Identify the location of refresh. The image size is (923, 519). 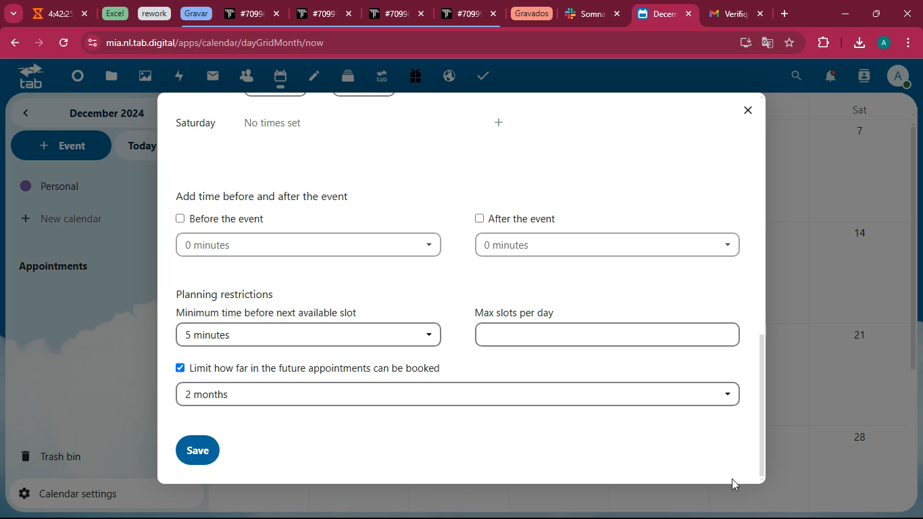
(64, 43).